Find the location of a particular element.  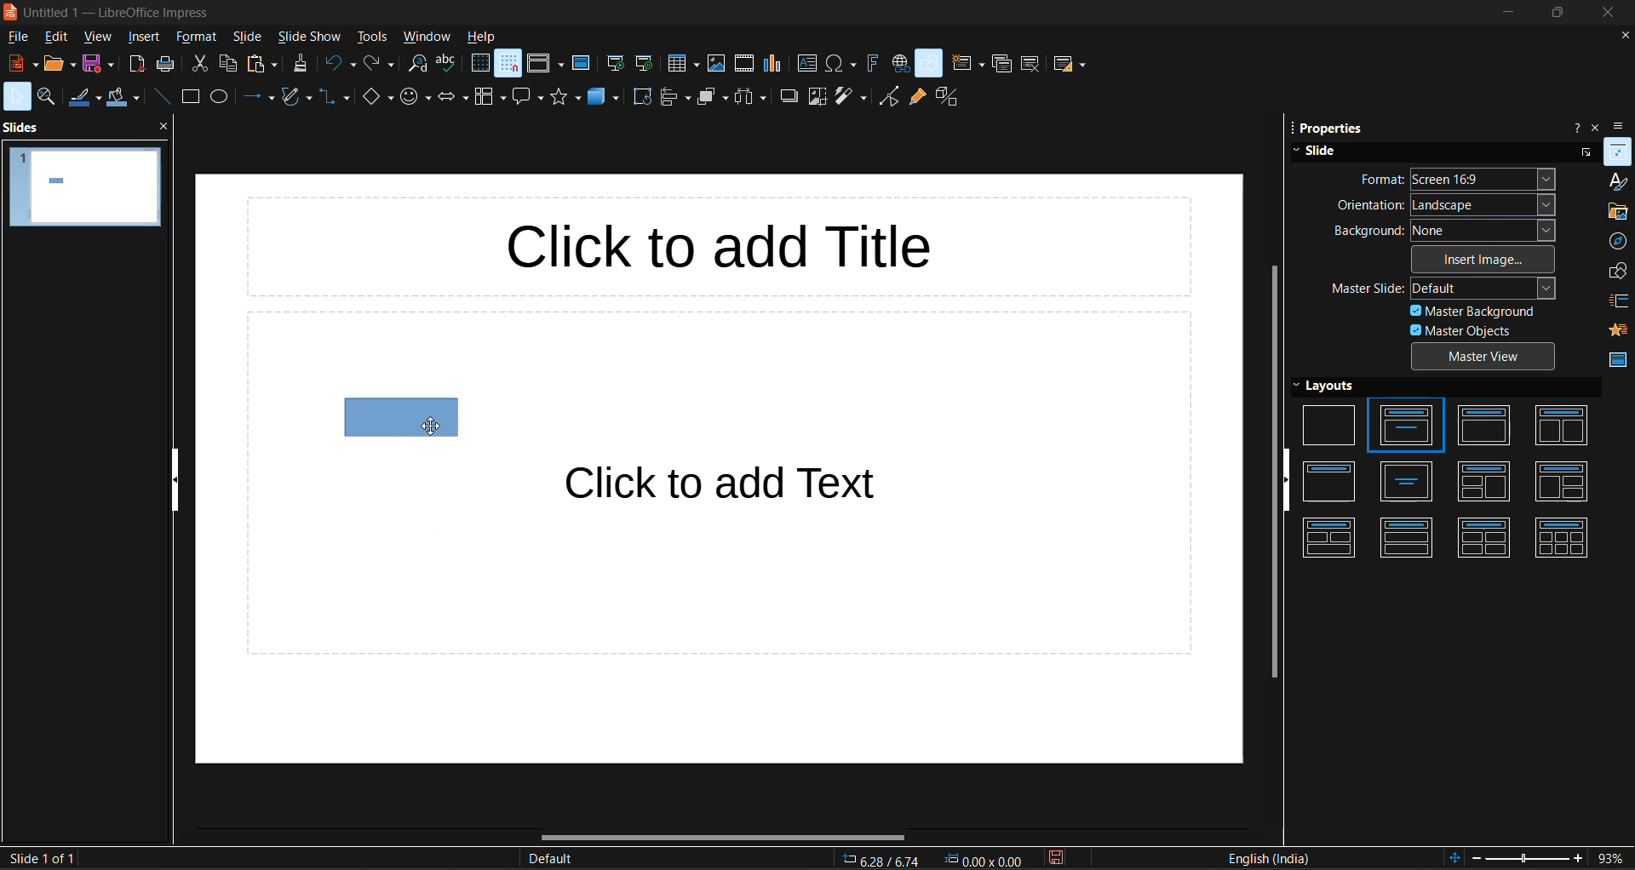

slide is located at coordinates (250, 37).